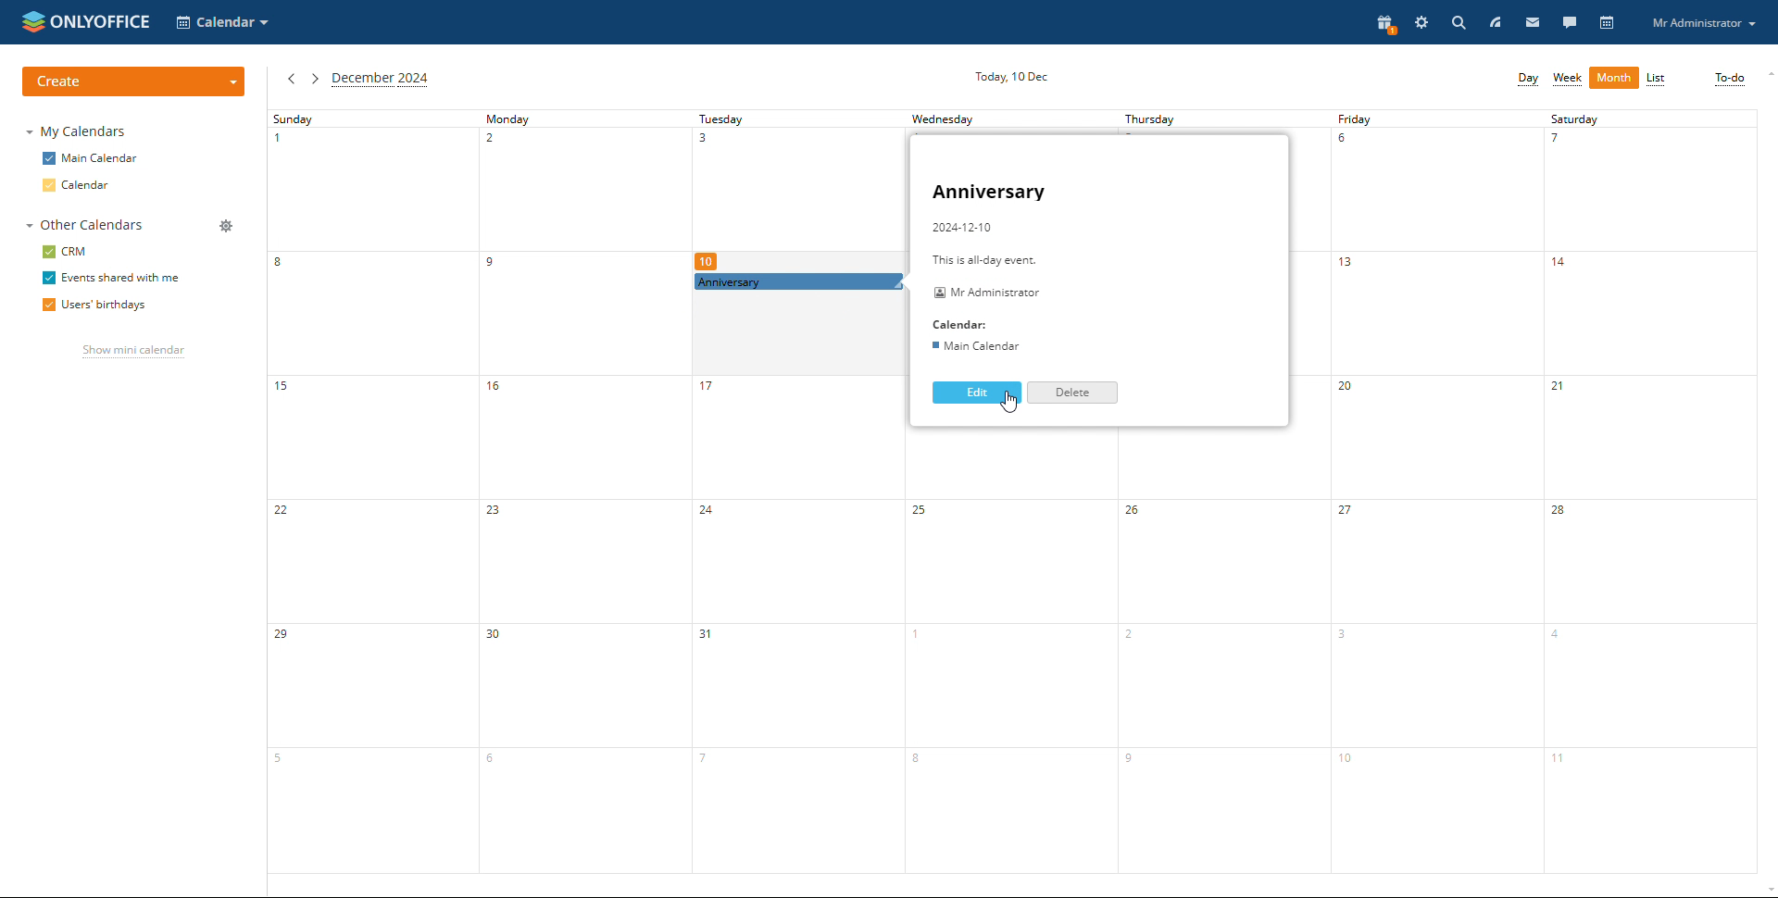 The width and height of the screenshot is (1778, 898). What do you see at coordinates (1432, 492) in the screenshot?
I see `friday` at bounding box center [1432, 492].